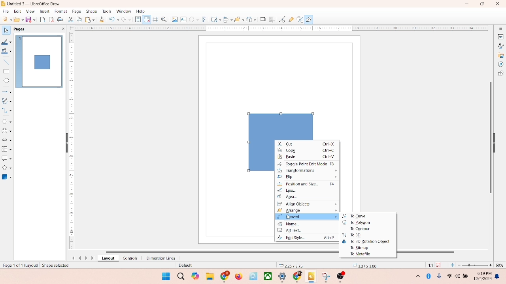 This screenshot has width=506, height=284. What do you see at coordinates (272, 19) in the screenshot?
I see `crop image` at bounding box center [272, 19].